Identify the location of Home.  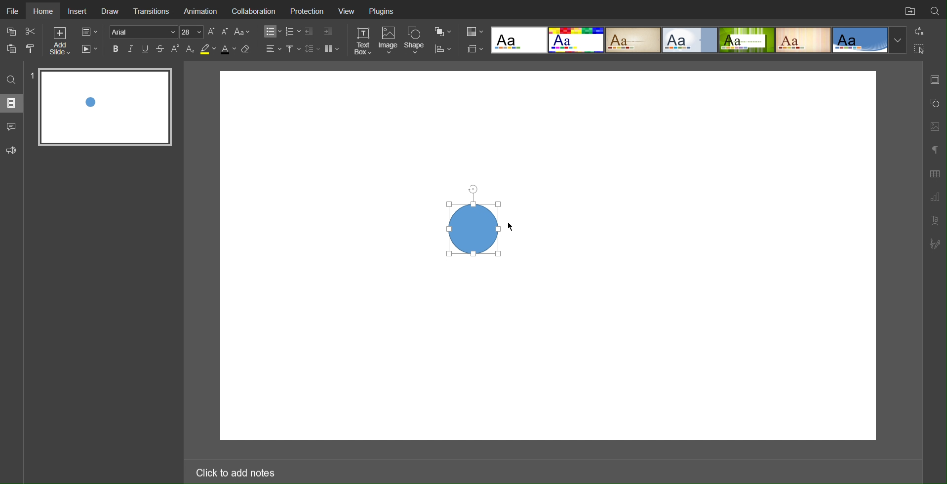
(41, 10).